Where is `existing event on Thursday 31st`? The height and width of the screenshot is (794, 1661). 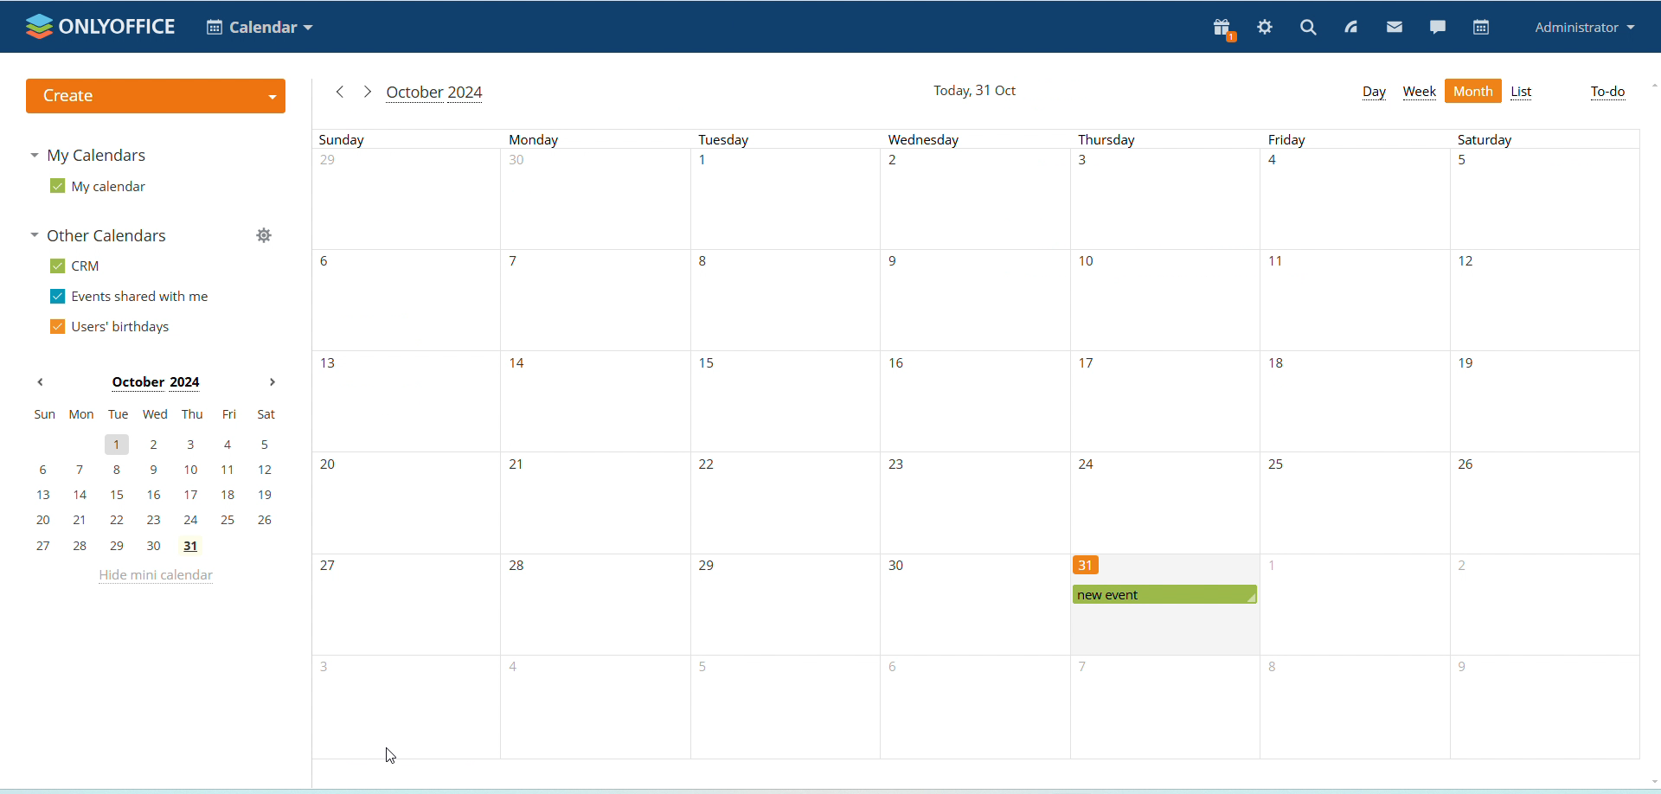 existing event on Thursday 31st is located at coordinates (1162, 593).